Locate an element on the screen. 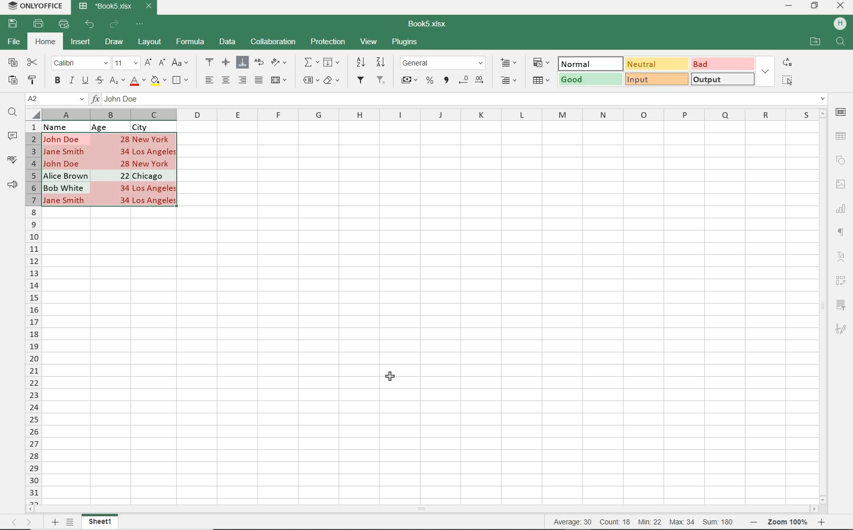 The width and height of the screenshot is (853, 530). CONDITIONAL FORMATTING ADDED is located at coordinates (111, 171).